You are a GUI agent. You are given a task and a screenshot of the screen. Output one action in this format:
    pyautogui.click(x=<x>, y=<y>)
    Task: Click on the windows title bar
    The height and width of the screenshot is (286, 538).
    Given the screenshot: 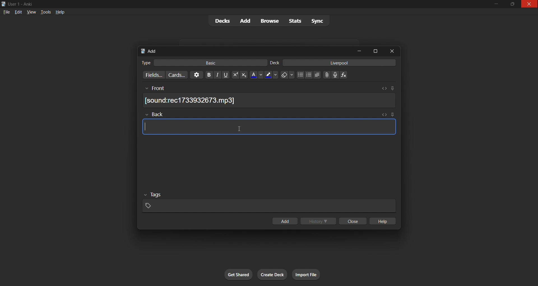 What is the action you would take?
    pyautogui.click(x=235, y=4)
    